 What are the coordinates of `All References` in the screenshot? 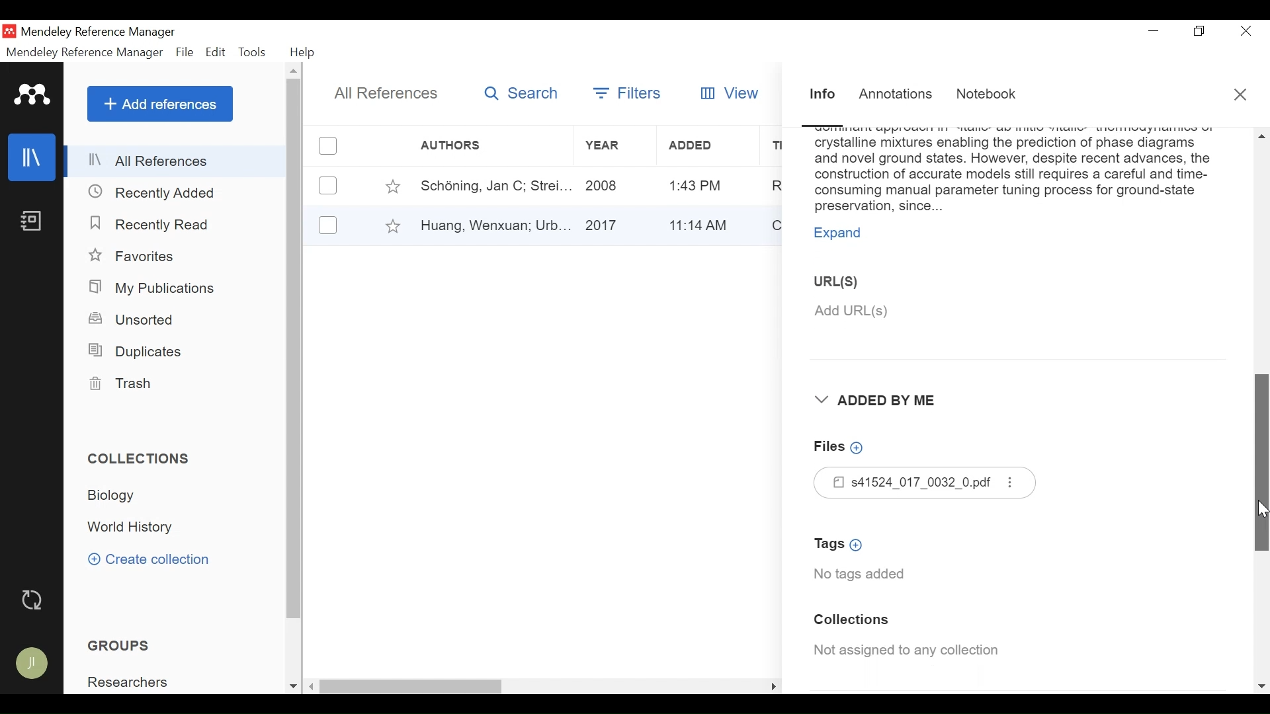 It's located at (177, 161).